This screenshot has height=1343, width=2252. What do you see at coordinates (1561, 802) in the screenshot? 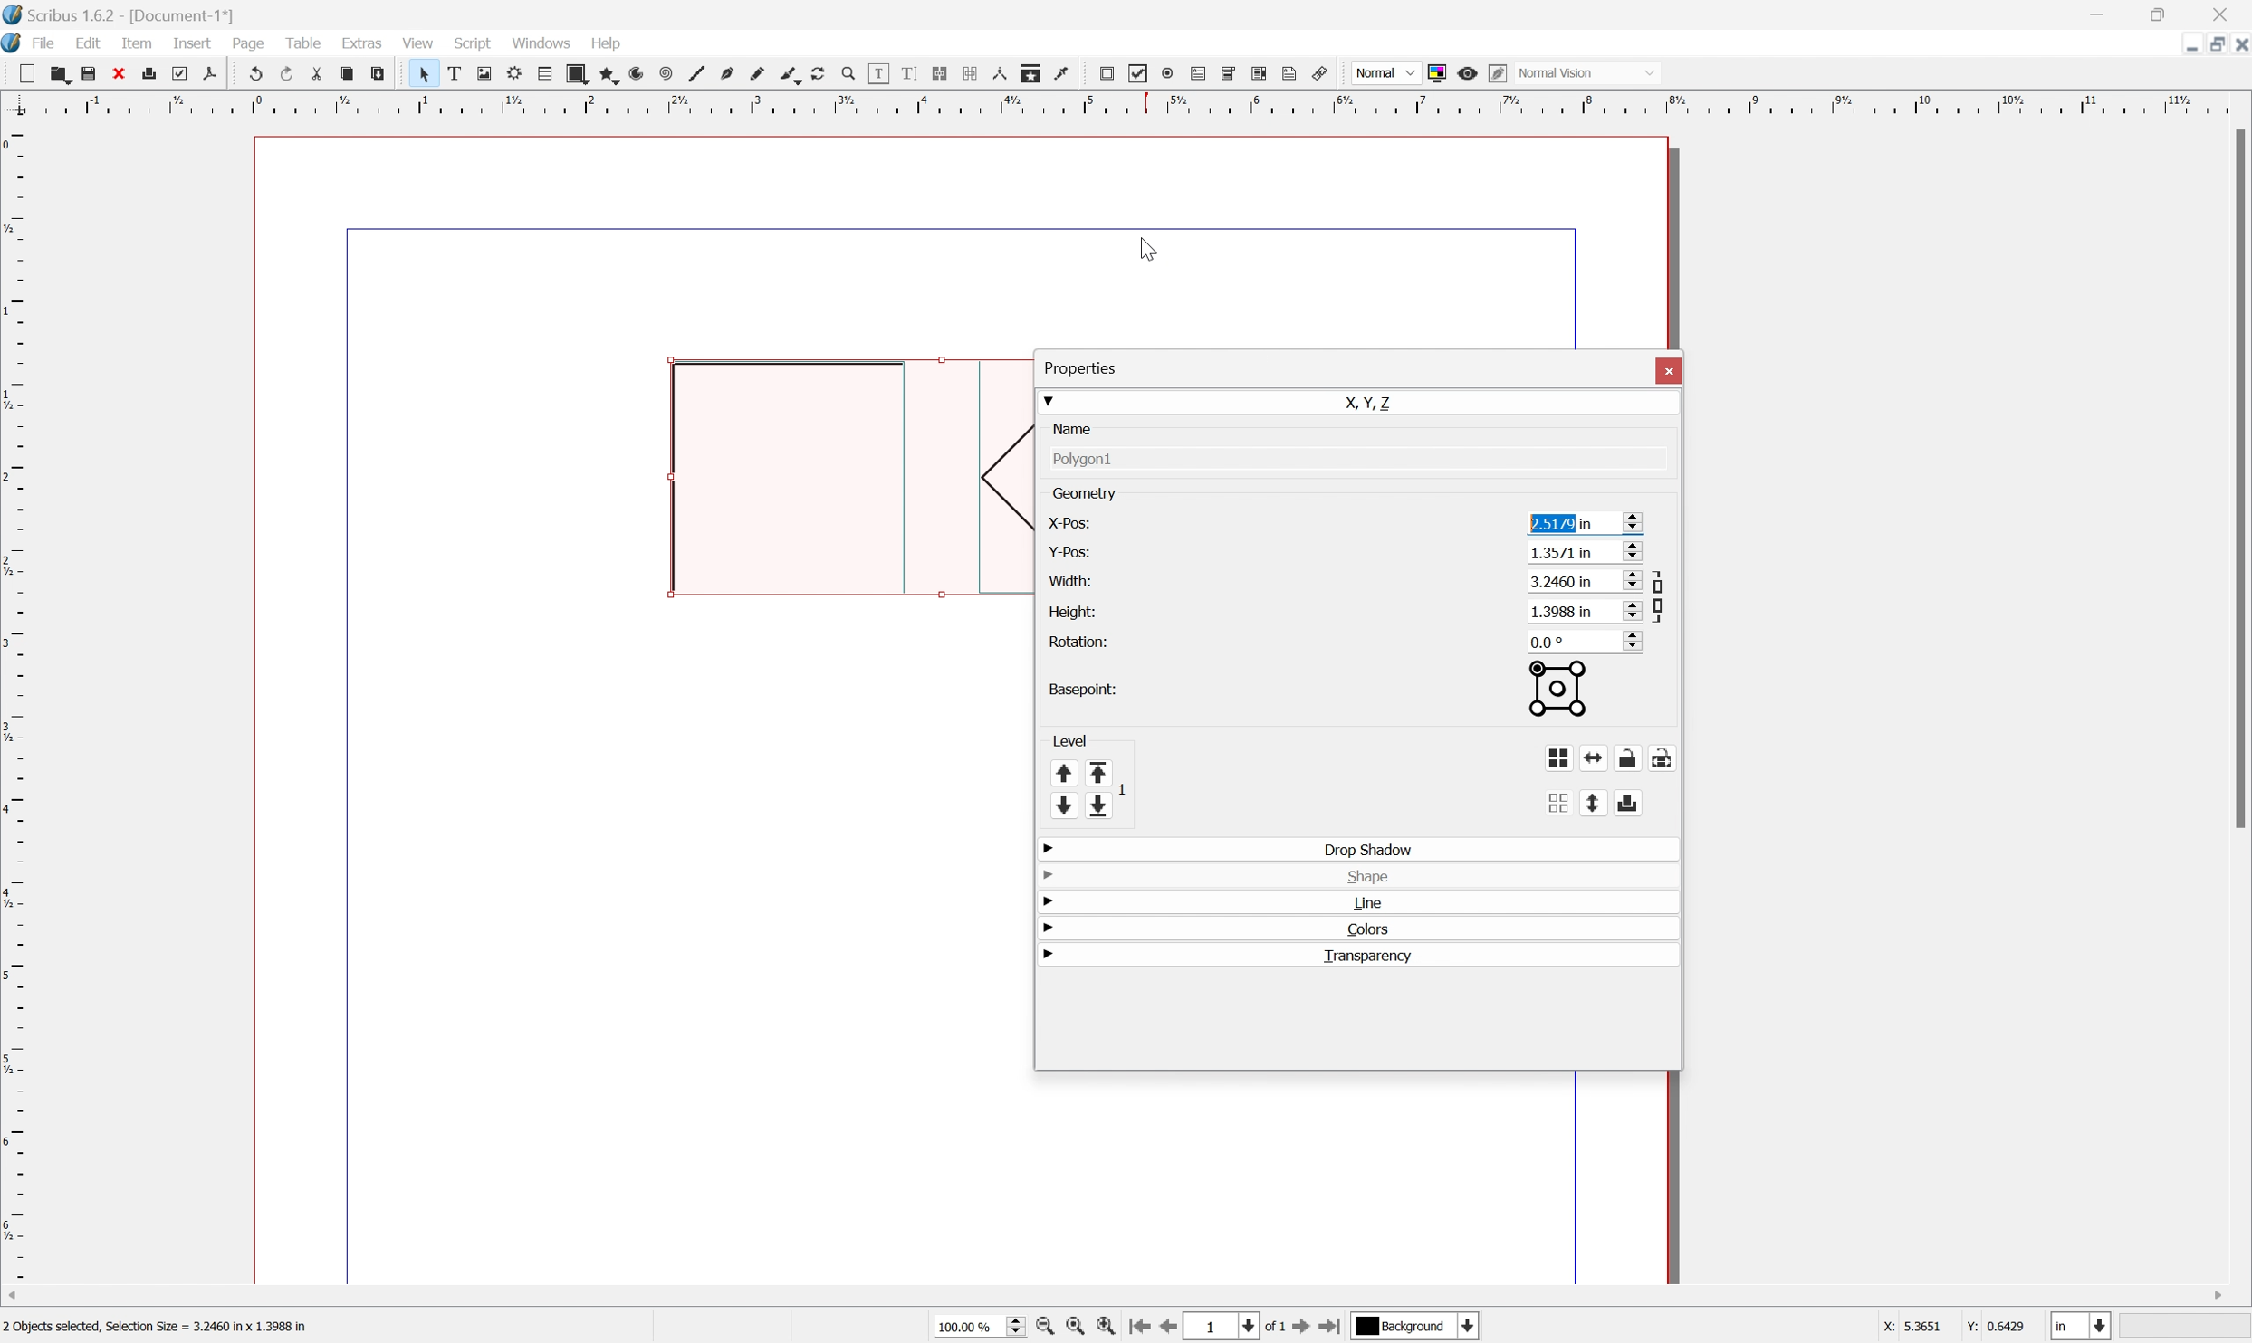
I see `ungroup object` at bounding box center [1561, 802].